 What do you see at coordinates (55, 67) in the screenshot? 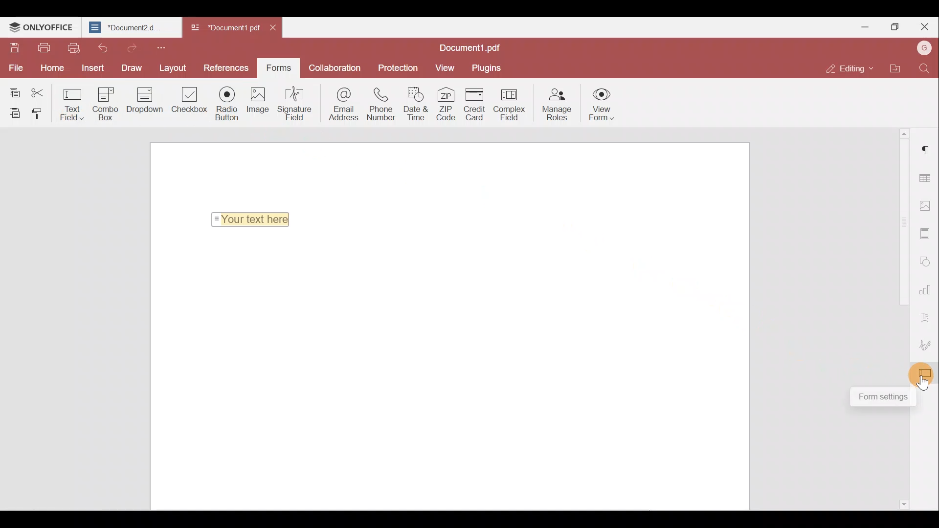
I see `Home` at bounding box center [55, 67].